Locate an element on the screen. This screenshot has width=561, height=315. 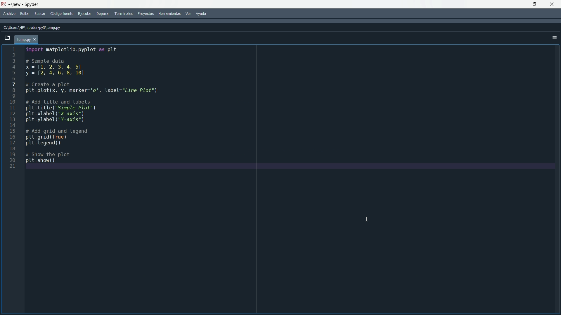
line numbers is located at coordinates (13, 108).